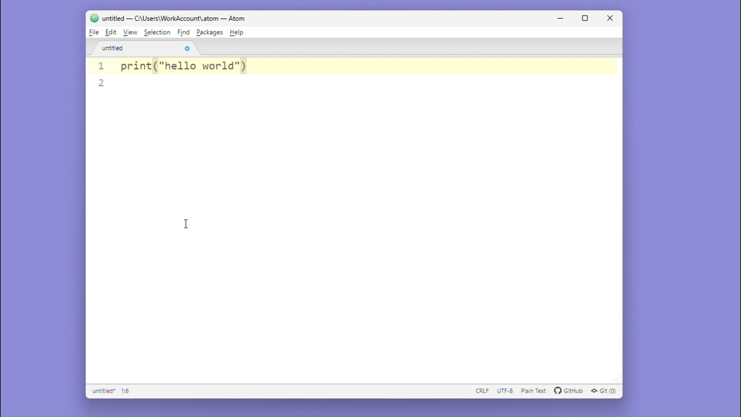 This screenshot has width=741, height=417. What do you see at coordinates (355, 73) in the screenshot?
I see `1 print("hello world"), 2` at bounding box center [355, 73].